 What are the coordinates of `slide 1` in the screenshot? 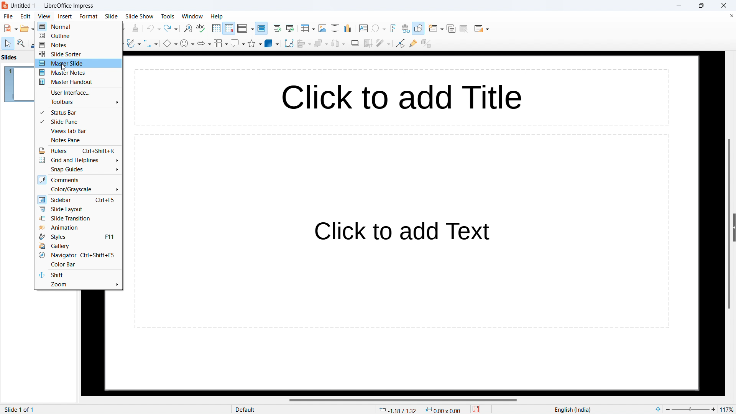 It's located at (17, 84).